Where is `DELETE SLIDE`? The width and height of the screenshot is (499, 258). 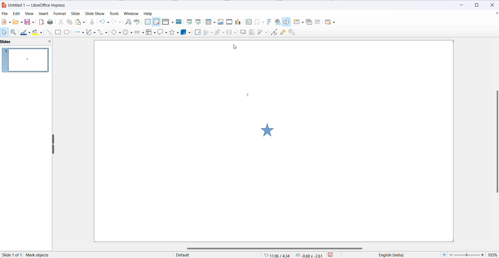
DELETE SLIDE is located at coordinates (318, 23).